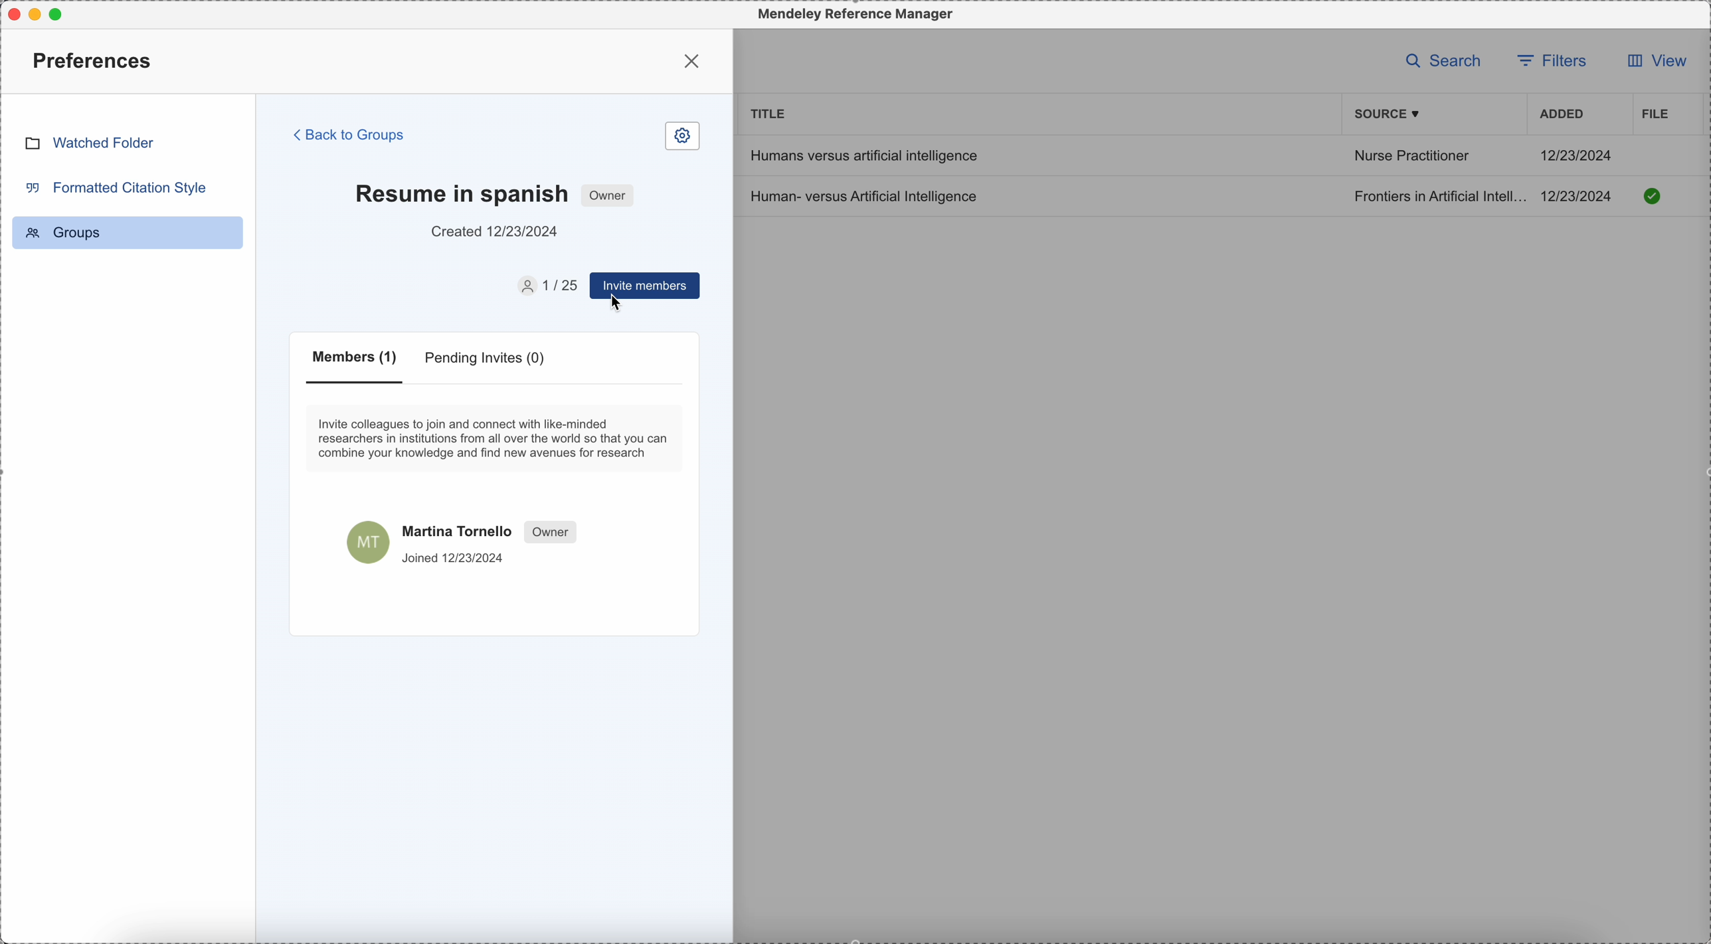 This screenshot has height=944, width=1711. What do you see at coordinates (852, 15) in the screenshot?
I see `Mendeley Reference Manager` at bounding box center [852, 15].